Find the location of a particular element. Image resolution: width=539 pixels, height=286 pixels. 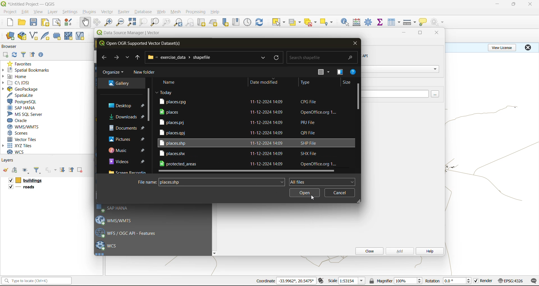

close is located at coordinates (367, 251).